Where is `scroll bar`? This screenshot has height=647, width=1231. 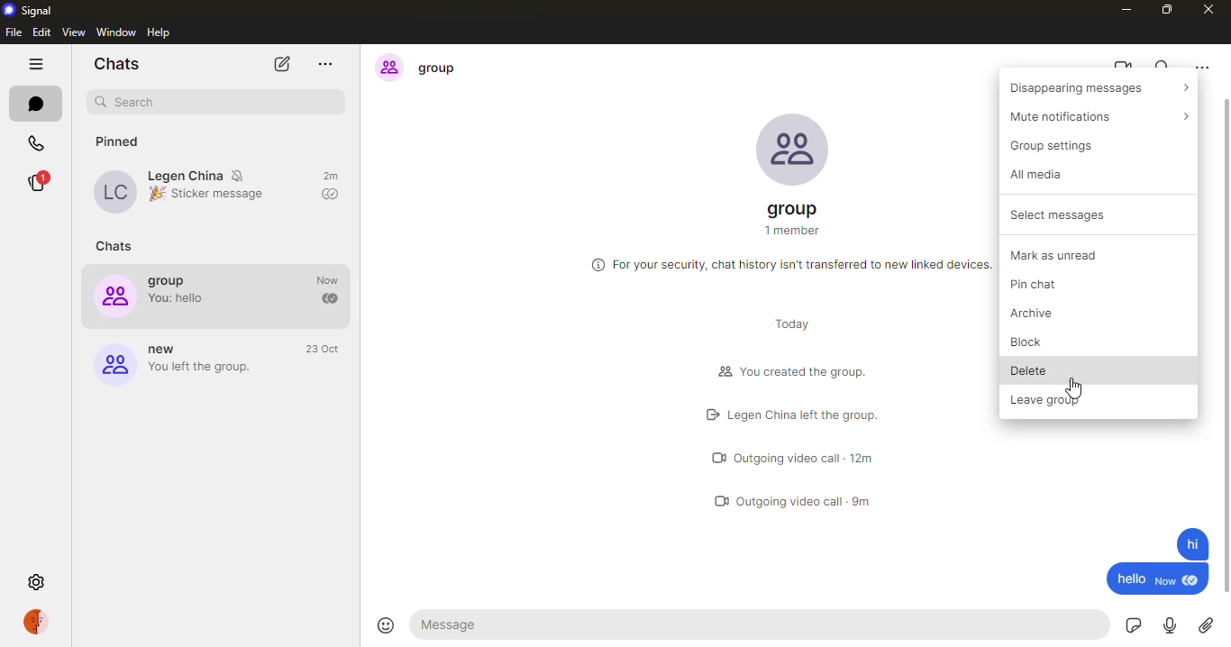
scroll bar is located at coordinates (1223, 345).